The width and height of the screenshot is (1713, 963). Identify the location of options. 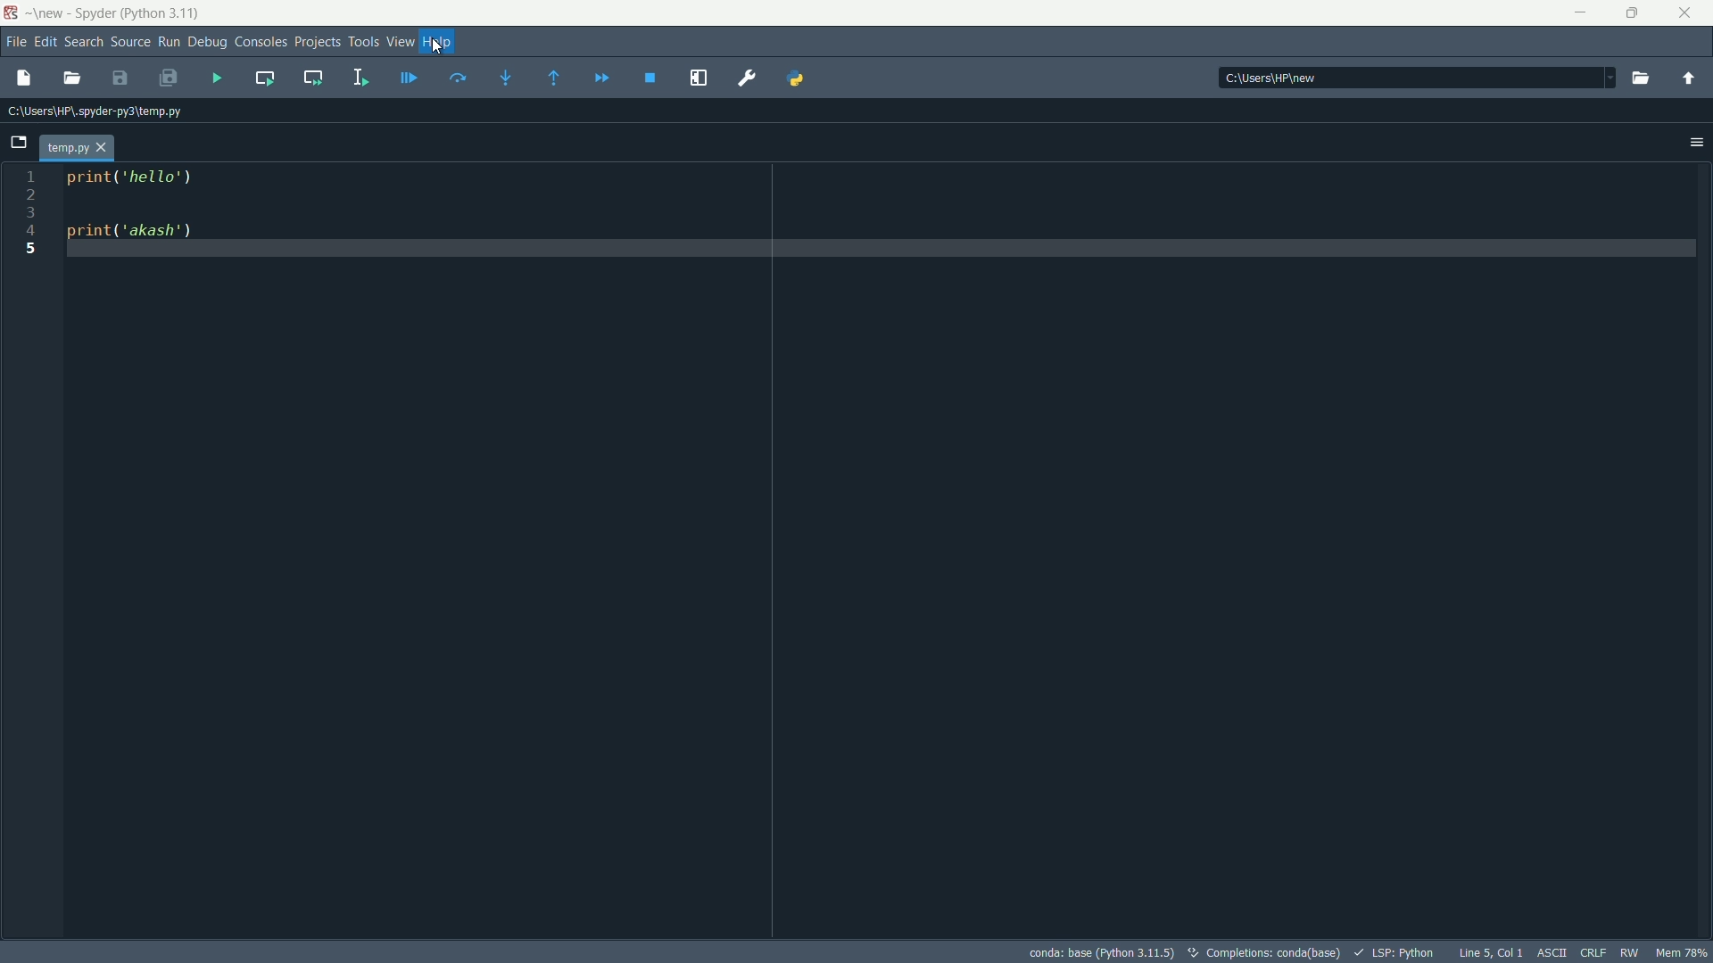
(1695, 140).